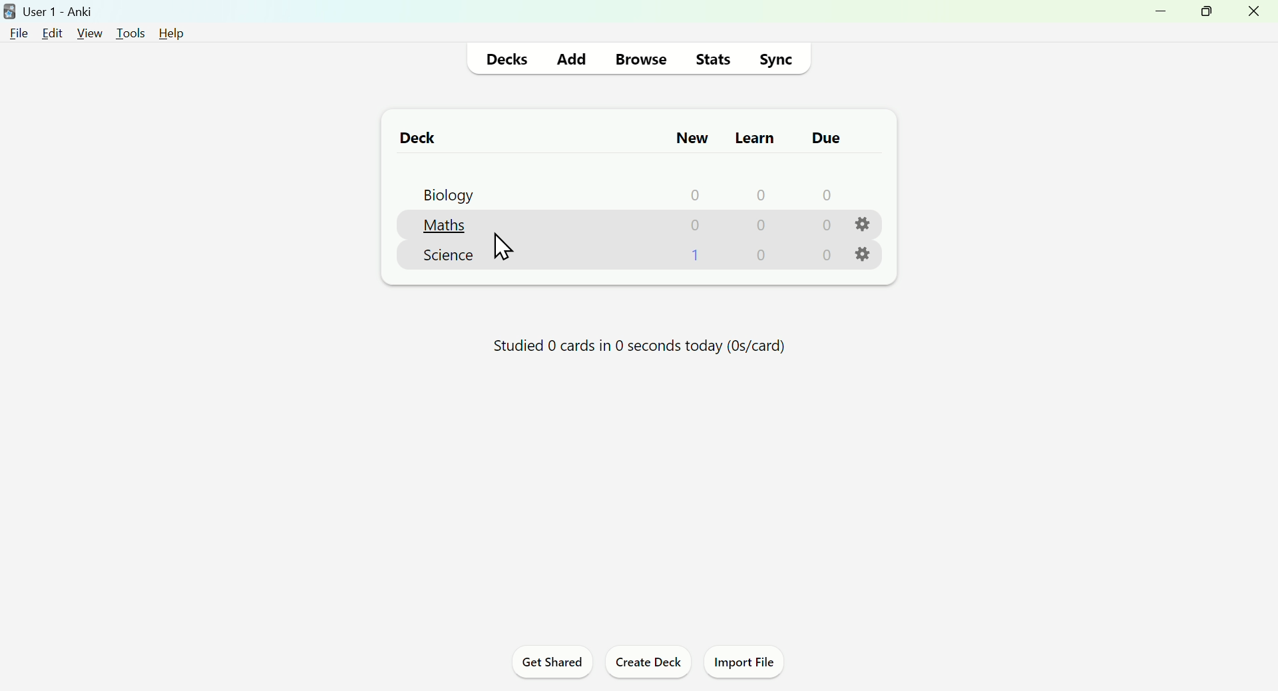  What do you see at coordinates (779, 57) in the screenshot?
I see `Sync` at bounding box center [779, 57].